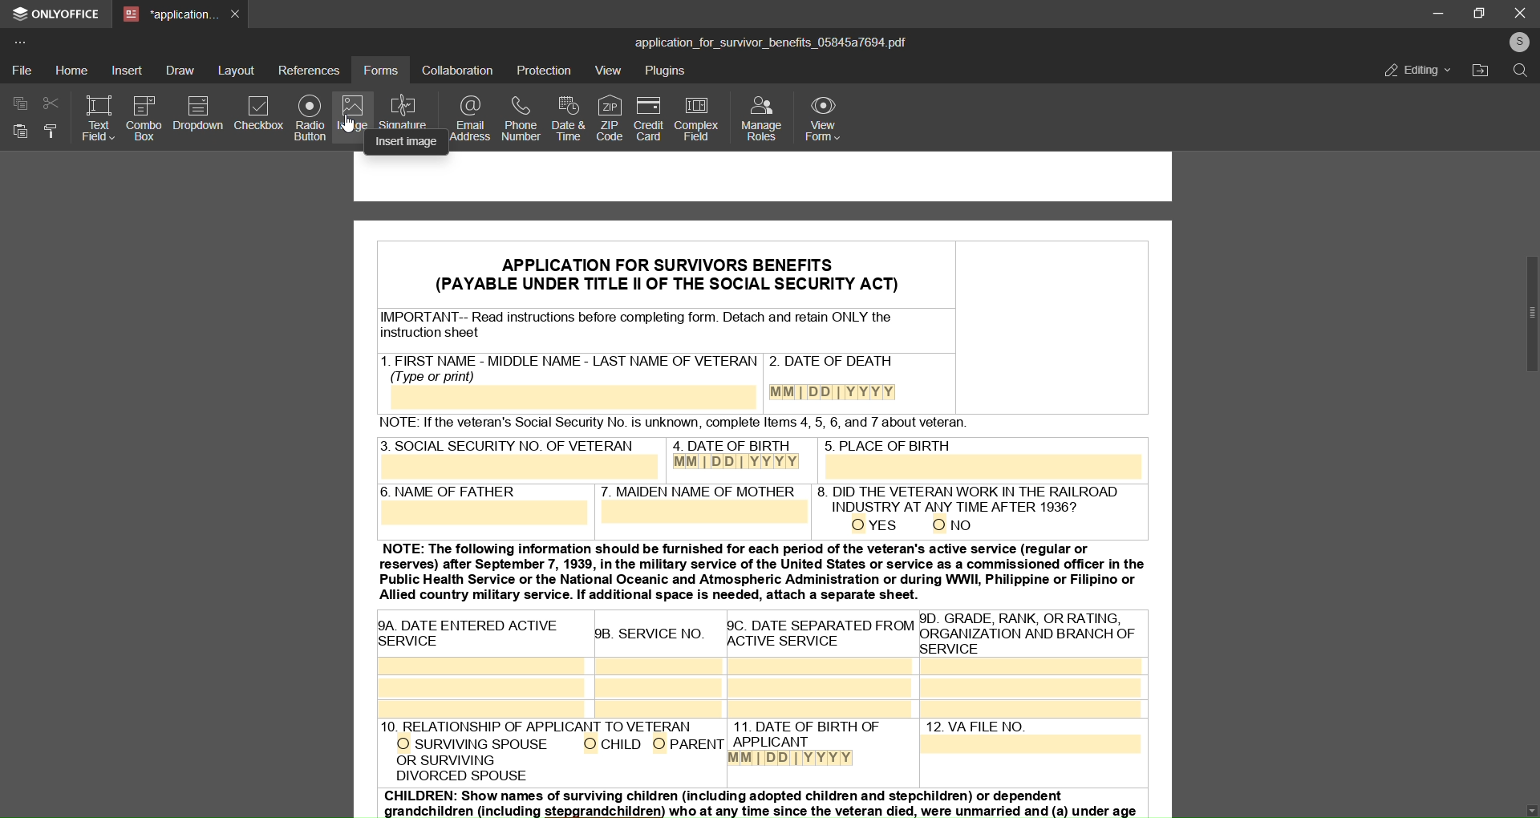  What do you see at coordinates (667, 72) in the screenshot?
I see `plugins` at bounding box center [667, 72].